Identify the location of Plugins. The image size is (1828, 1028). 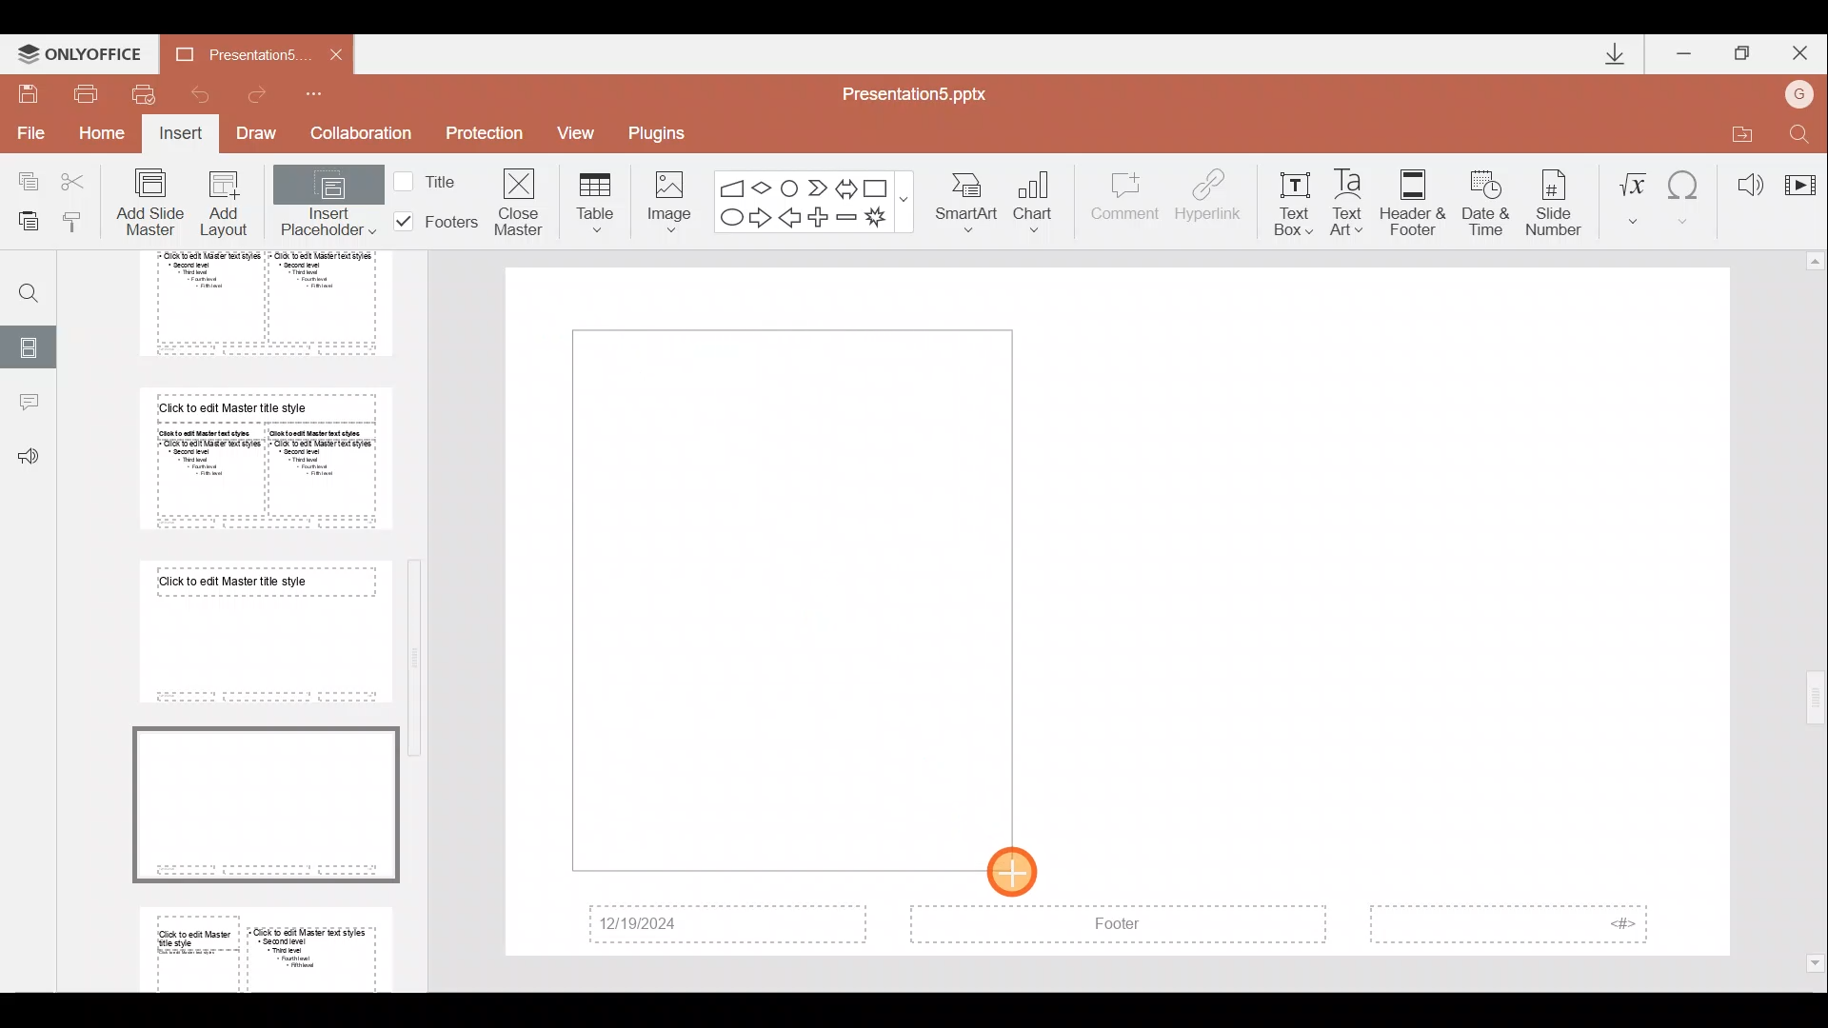
(664, 130).